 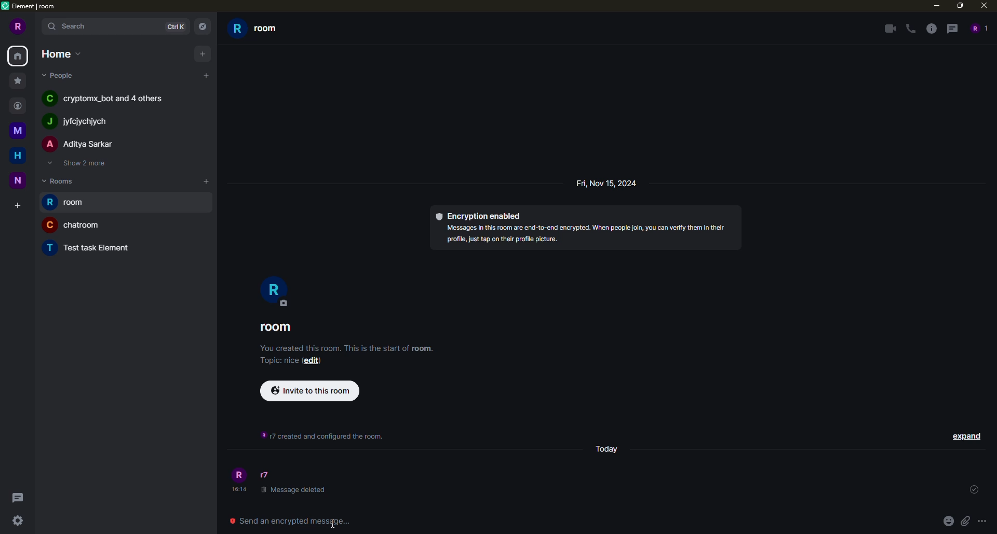 I want to click on more, so click(x=981, y=521).